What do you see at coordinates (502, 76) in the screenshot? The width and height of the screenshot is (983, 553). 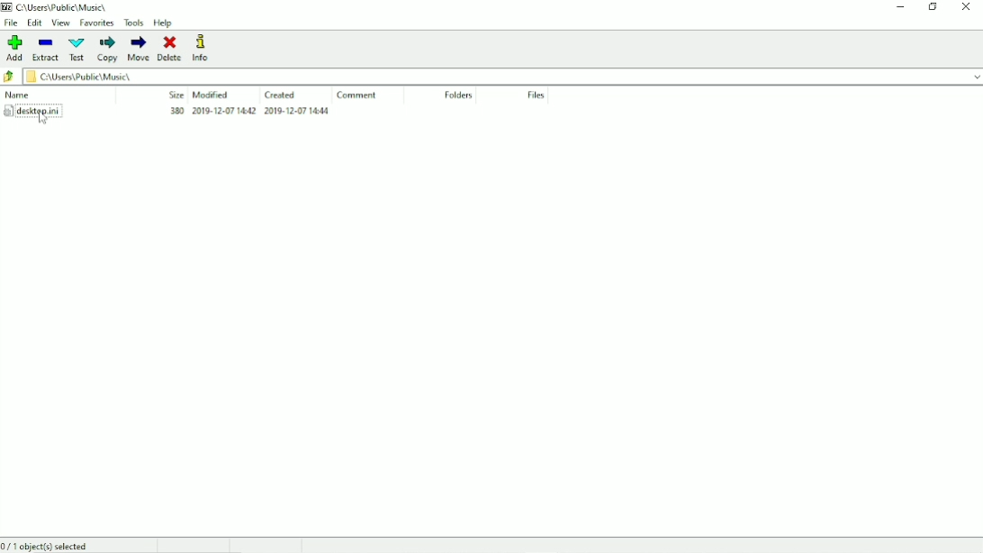 I see `File location` at bounding box center [502, 76].